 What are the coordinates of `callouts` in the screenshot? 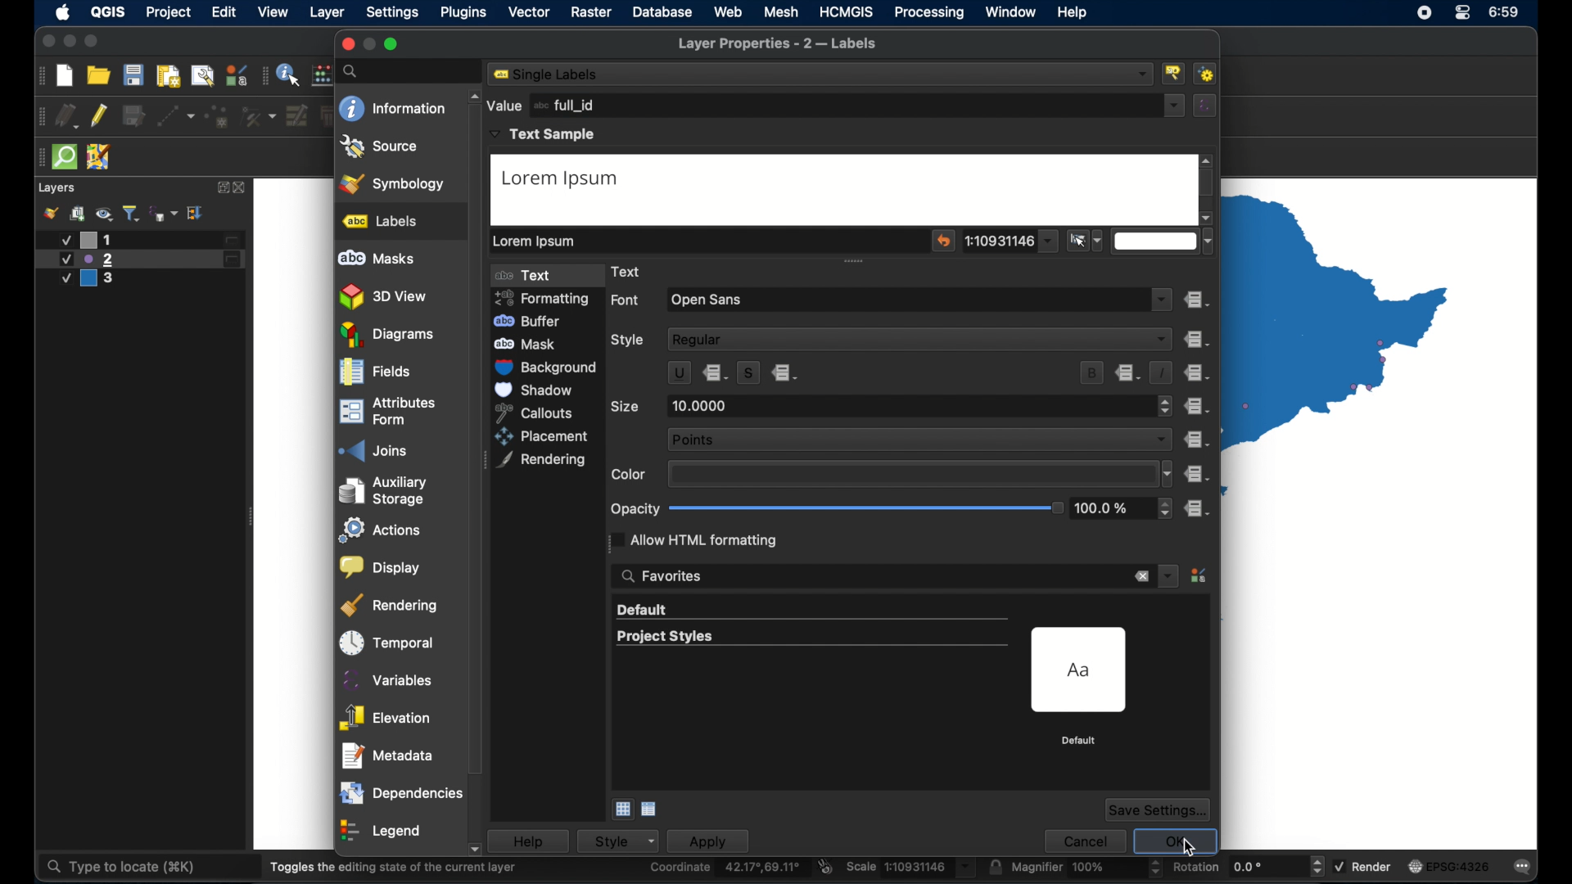 It's located at (541, 412).